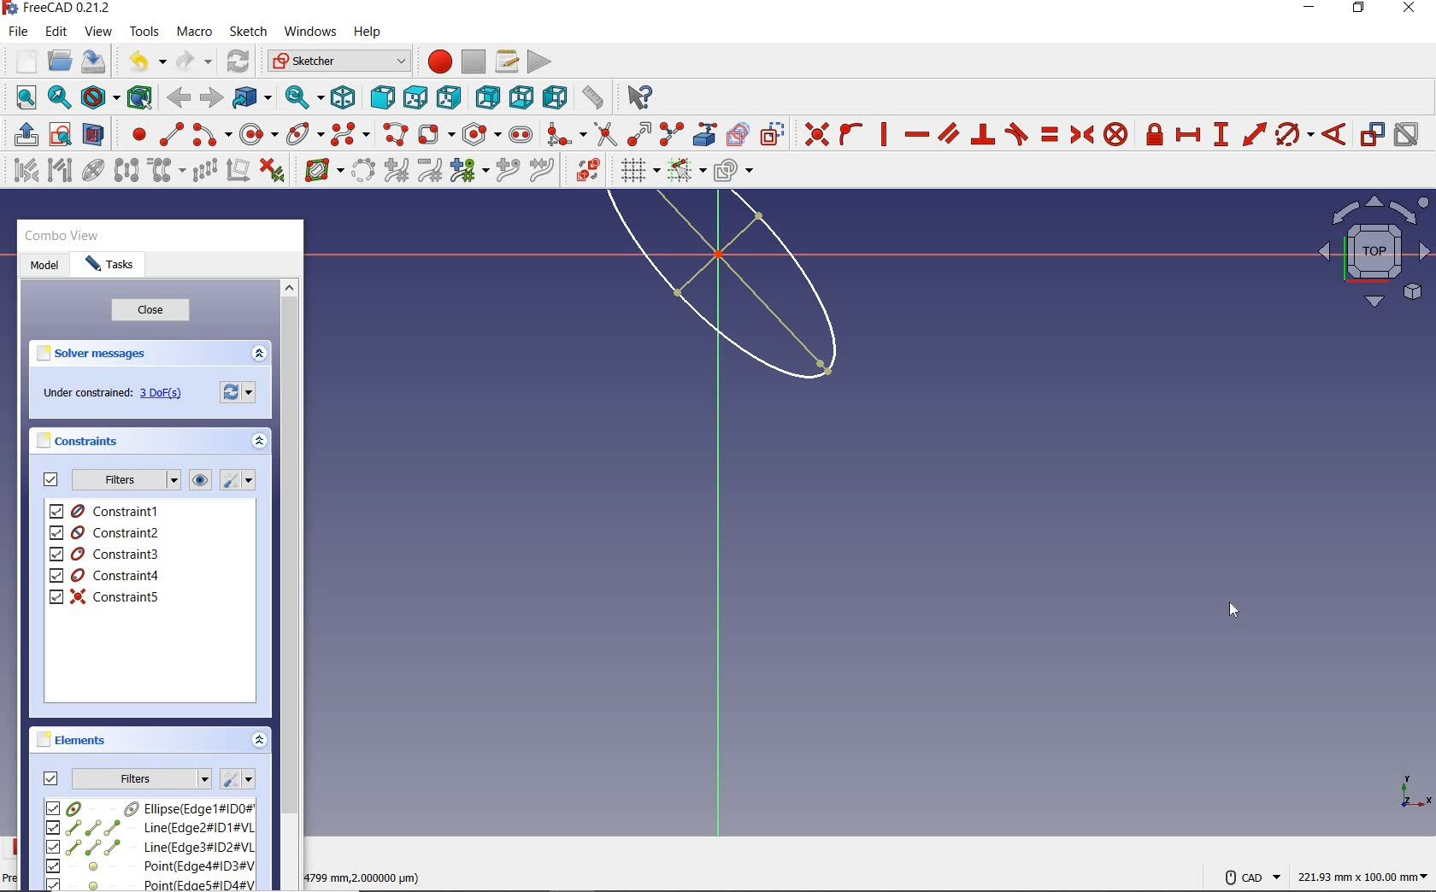 The height and width of the screenshot is (892, 1436). Describe the element at coordinates (74, 739) in the screenshot. I see `elements` at that location.